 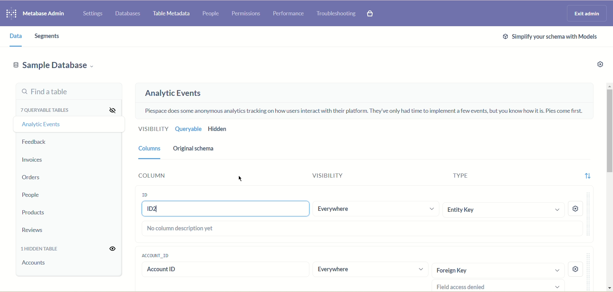 What do you see at coordinates (172, 14) in the screenshot?
I see `Table metadata` at bounding box center [172, 14].